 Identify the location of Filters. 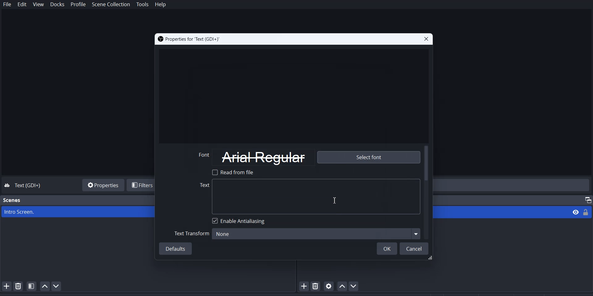
(142, 185).